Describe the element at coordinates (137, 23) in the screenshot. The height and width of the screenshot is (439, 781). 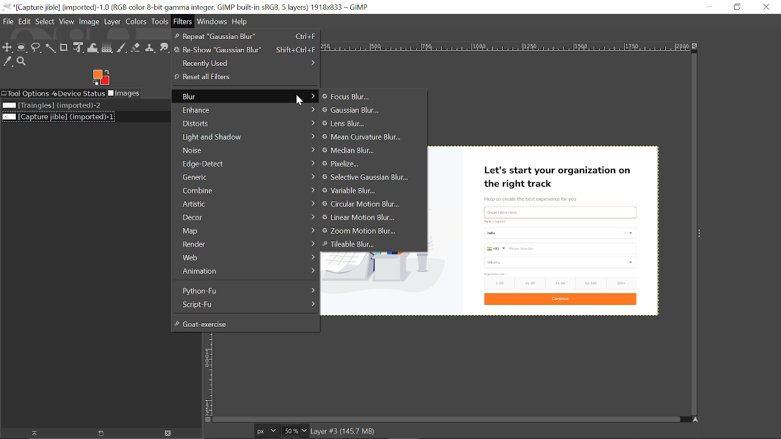
I see `Colors` at that location.